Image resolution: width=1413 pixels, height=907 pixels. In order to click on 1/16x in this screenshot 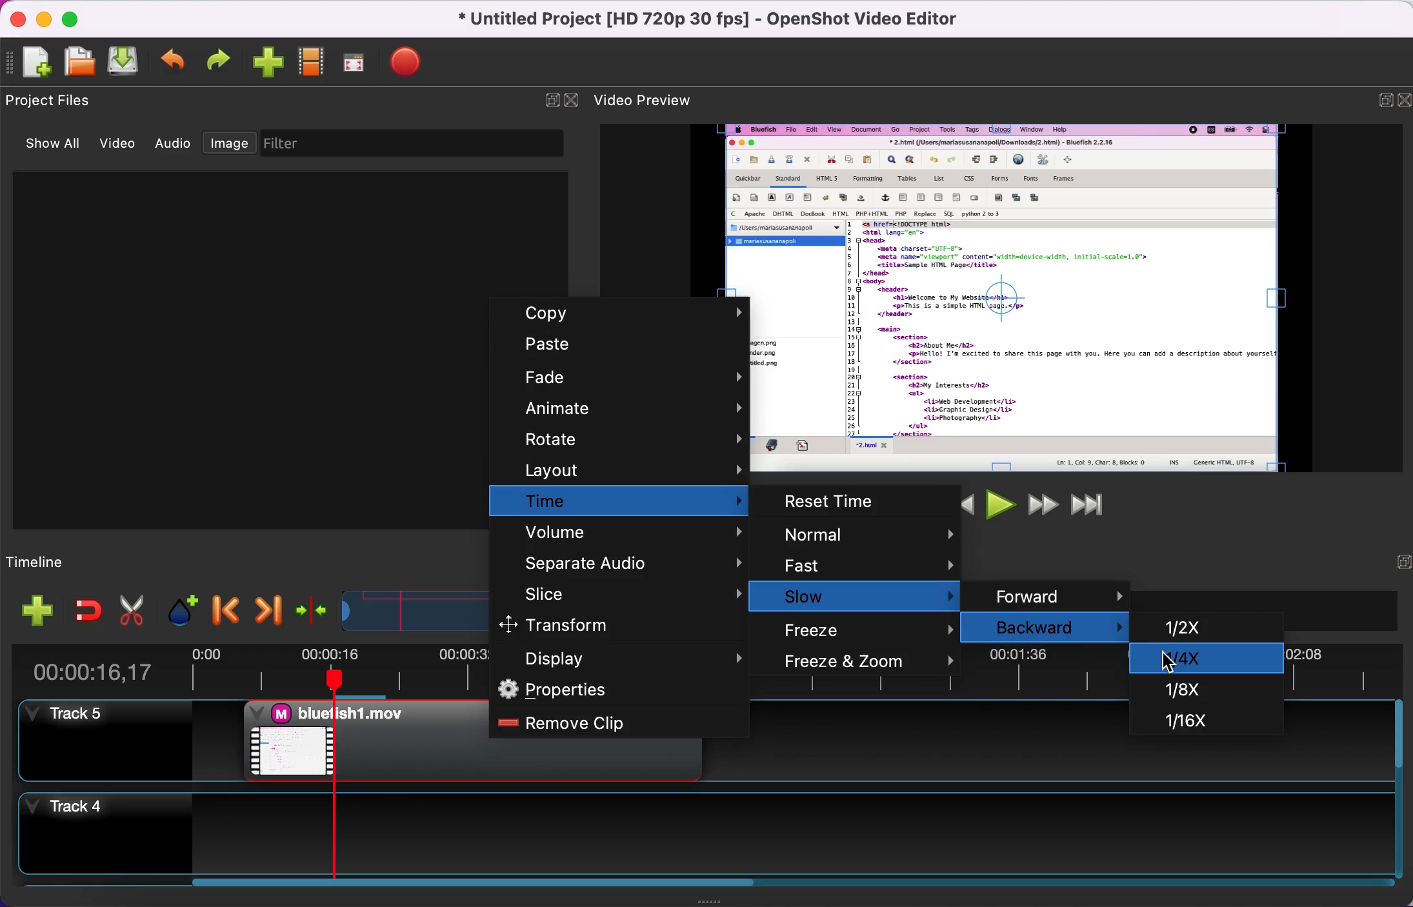, I will do `click(1176, 721)`.